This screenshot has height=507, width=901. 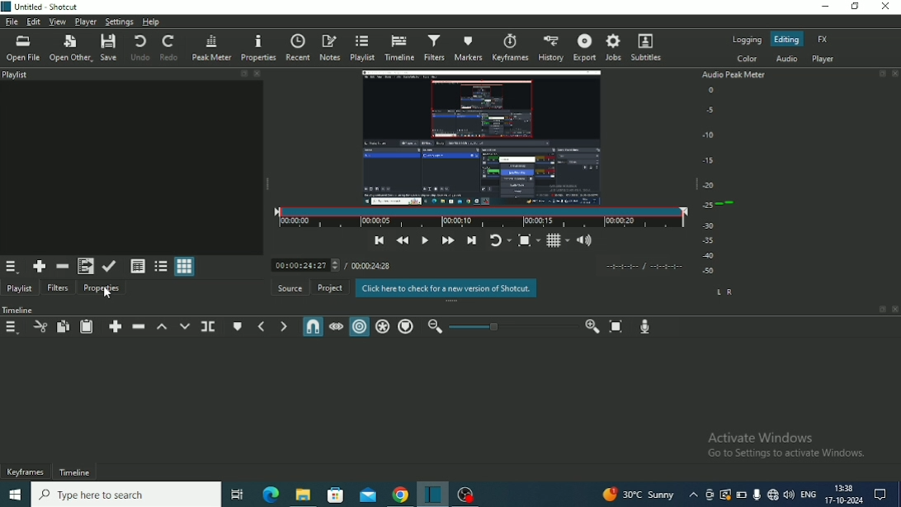 I want to click on Play quickly forwards, so click(x=448, y=240).